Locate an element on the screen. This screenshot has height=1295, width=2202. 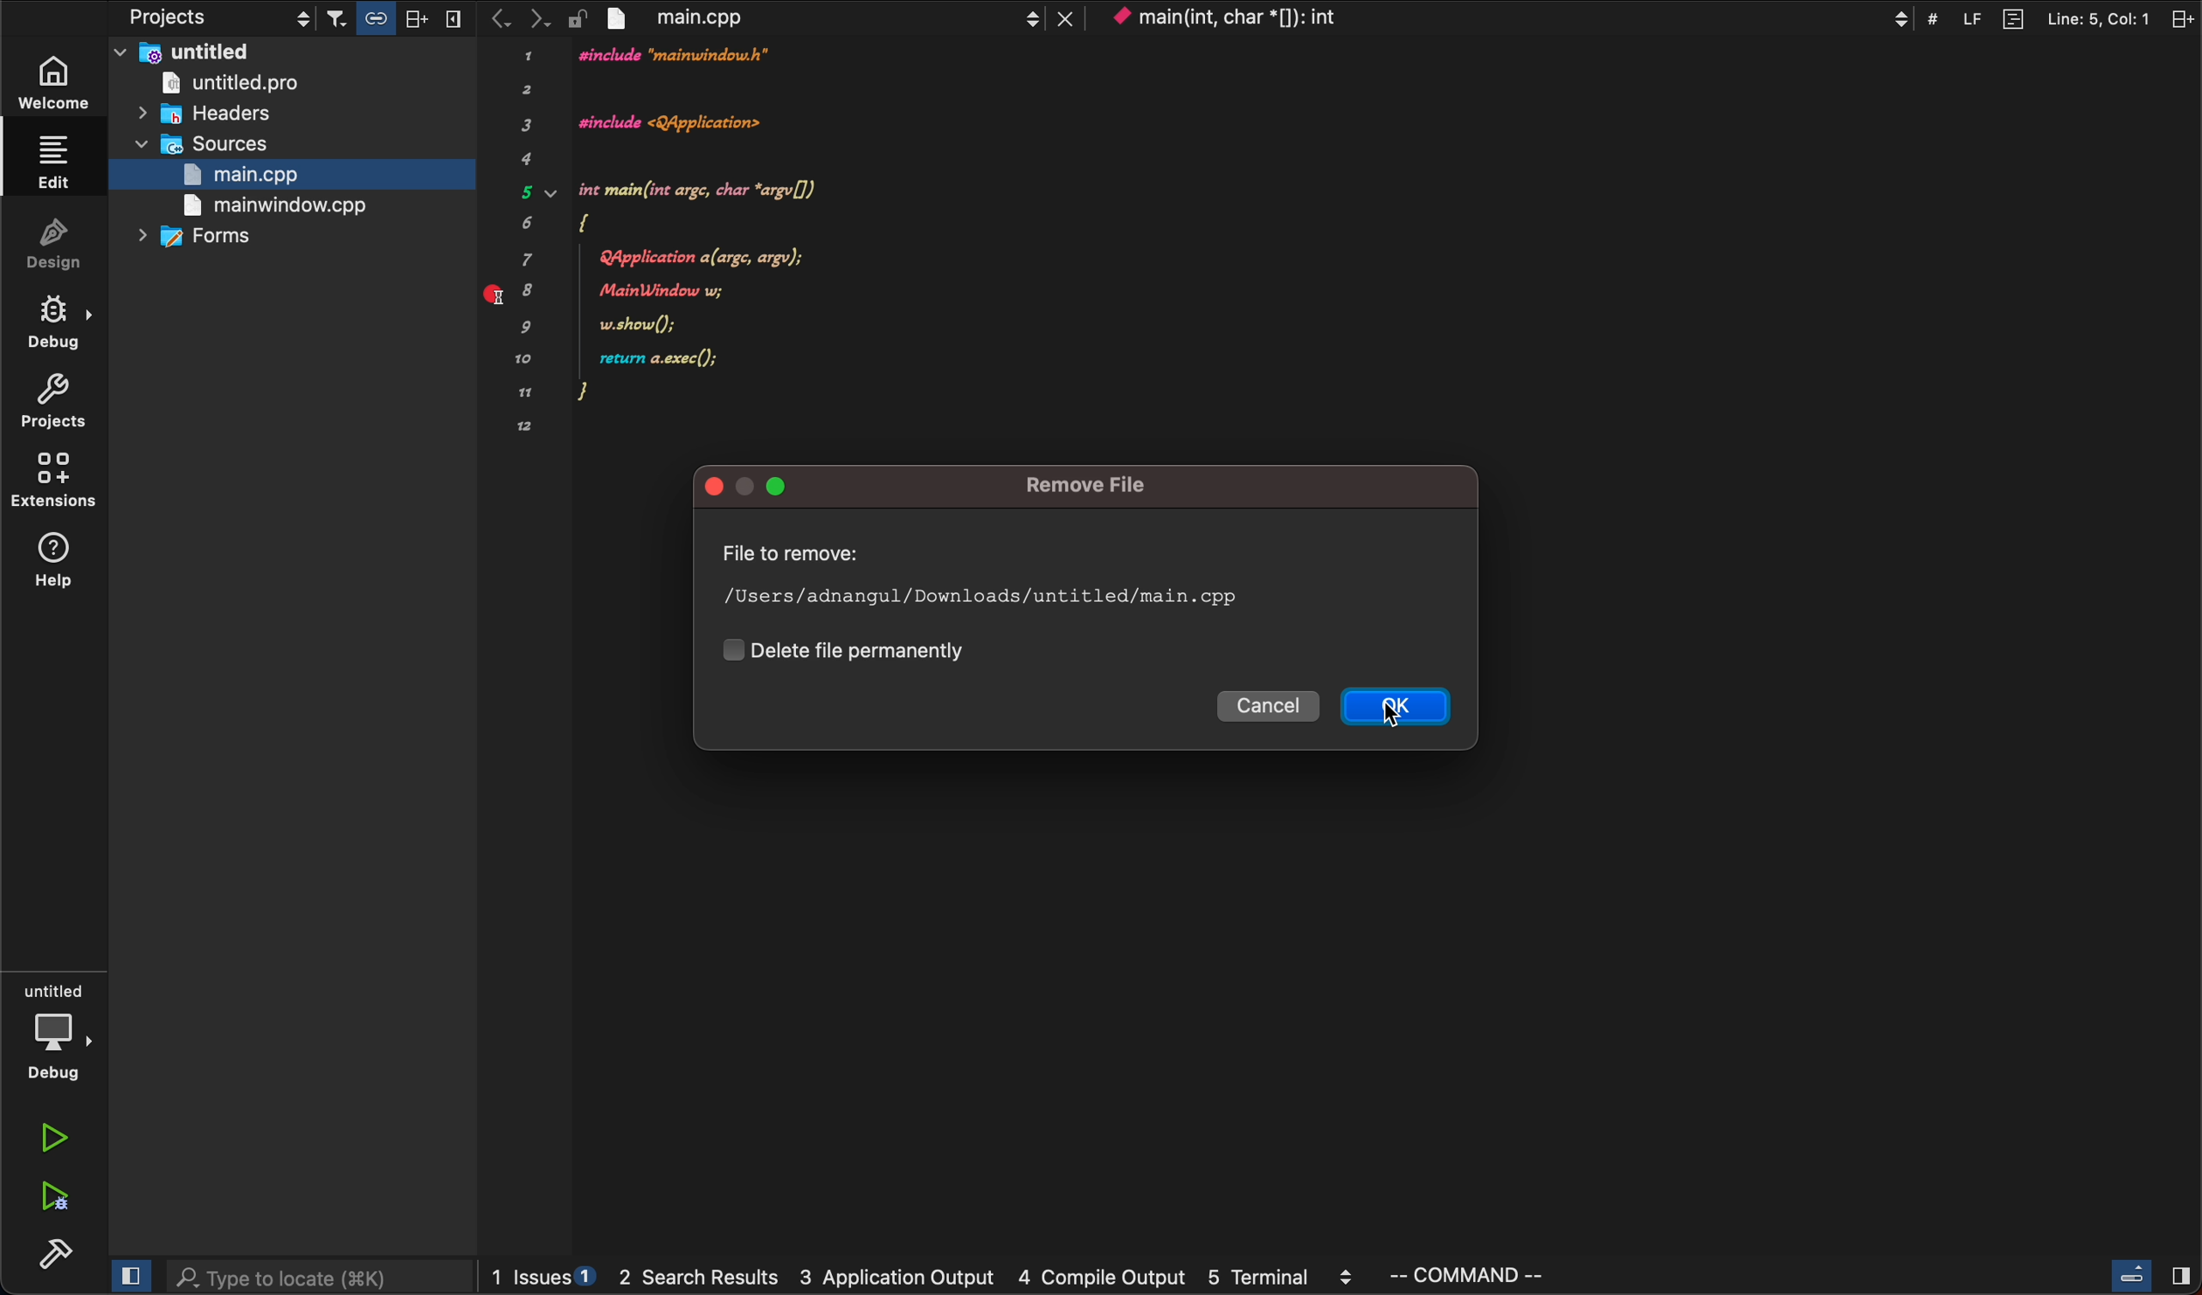
debug is located at coordinates (52, 1030).